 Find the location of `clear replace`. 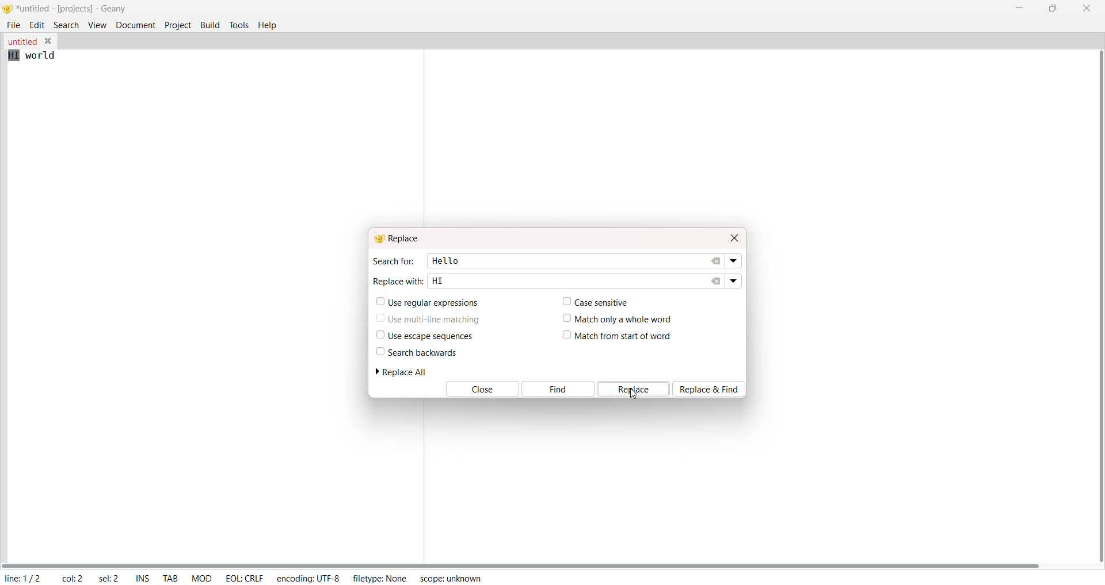

clear replace is located at coordinates (716, 281).